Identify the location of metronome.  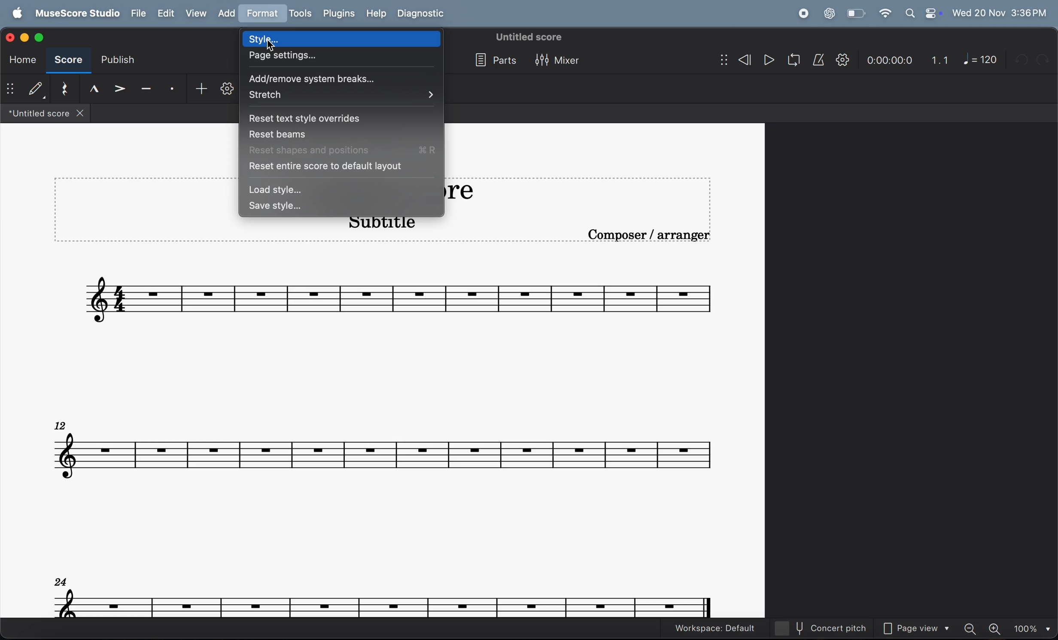
(820, 60).